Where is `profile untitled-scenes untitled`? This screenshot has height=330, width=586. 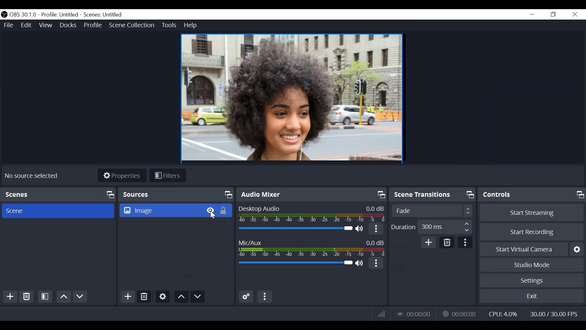
profile untitled-scenes untitled is located at coordinates (84, 14).